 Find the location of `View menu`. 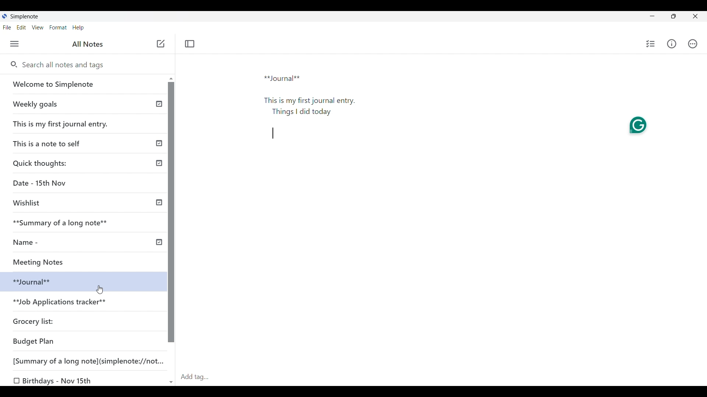

View menu is located at coordinates (38, 28).